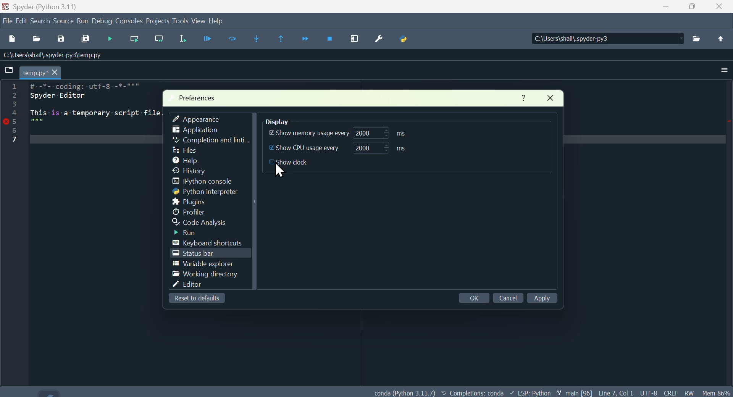 The height and width of the screenshot is (397, 733). I want to click on Preferences, so click(200, 98).